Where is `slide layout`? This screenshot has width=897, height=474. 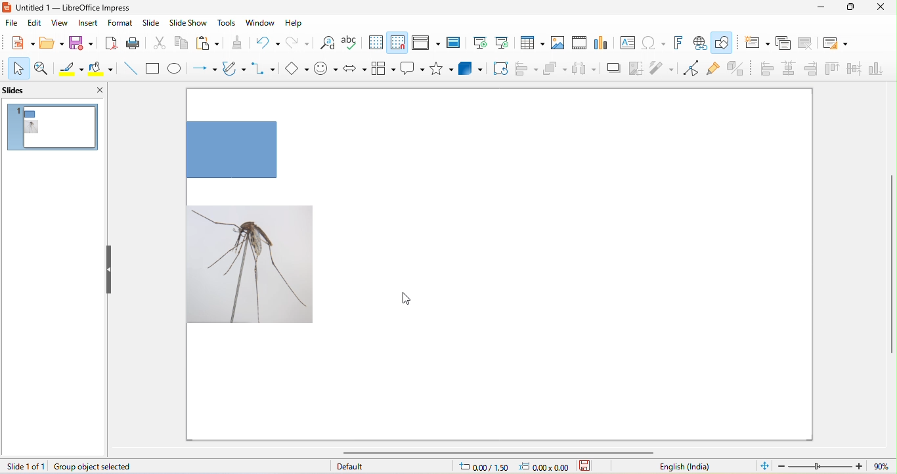 slide layout is located at coordinates (835, 45).